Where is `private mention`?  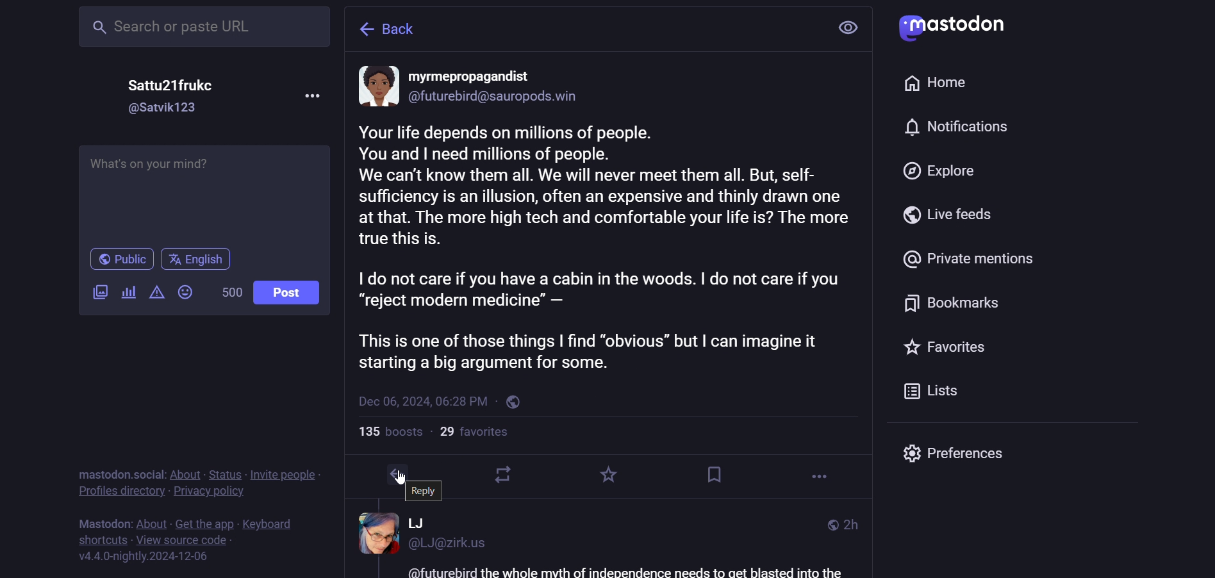 private mention is located at coordinates (966, 260).